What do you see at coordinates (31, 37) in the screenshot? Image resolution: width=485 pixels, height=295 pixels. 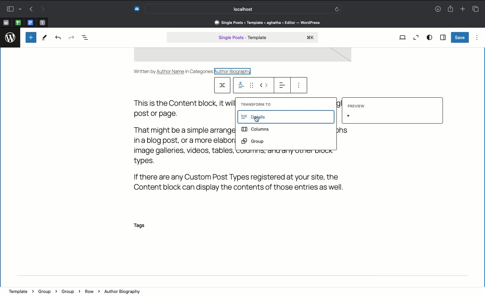 I see `Add new block` at bounding box center [31, 37].